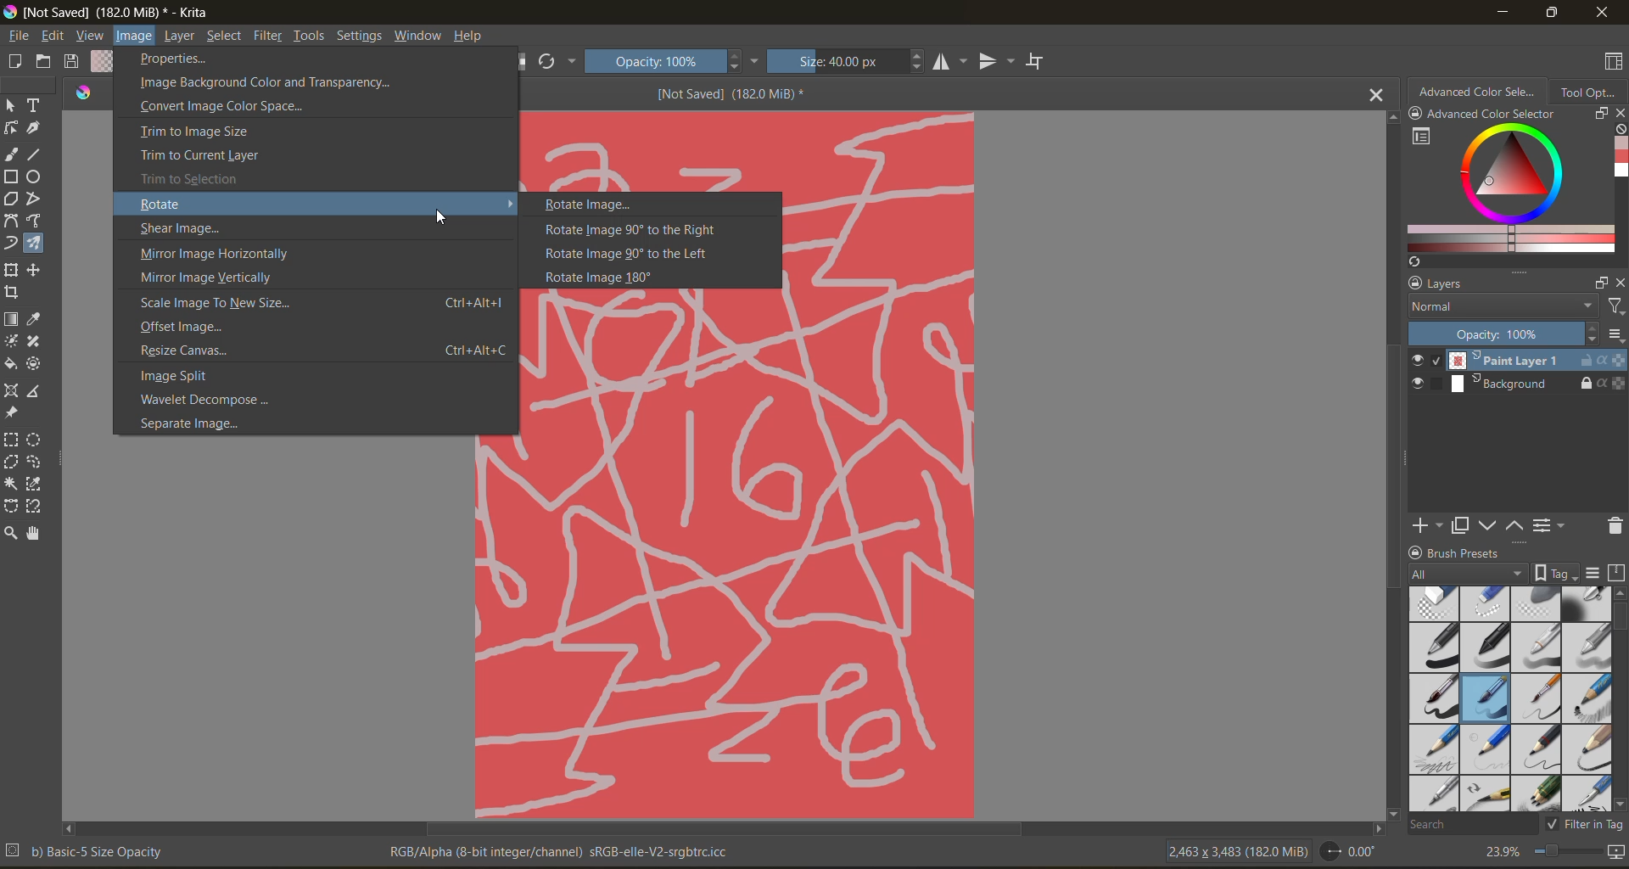 The image size is (1629, 869). Describe the element at coordinates (1454, 283) in the screenshot. I see `Layers` at that location.